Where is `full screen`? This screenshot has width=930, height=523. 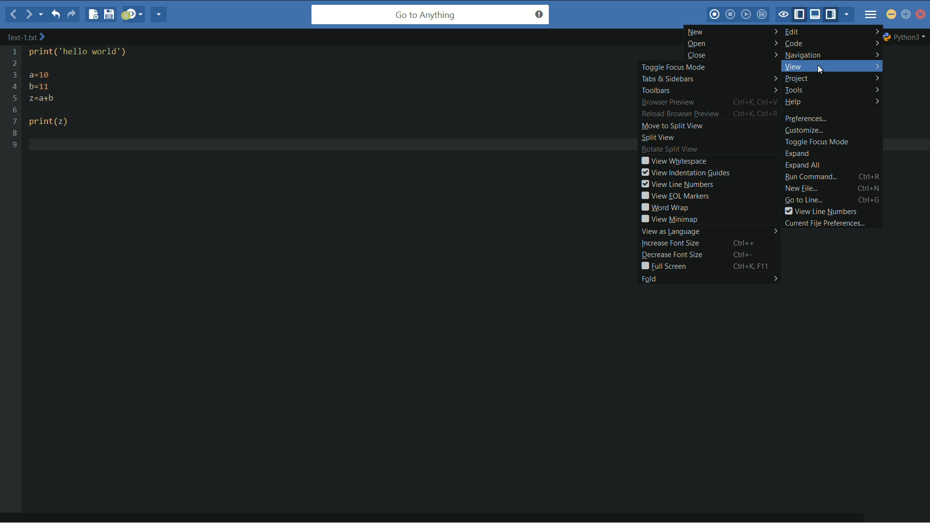
full screen is located at coordinates (664, 267).